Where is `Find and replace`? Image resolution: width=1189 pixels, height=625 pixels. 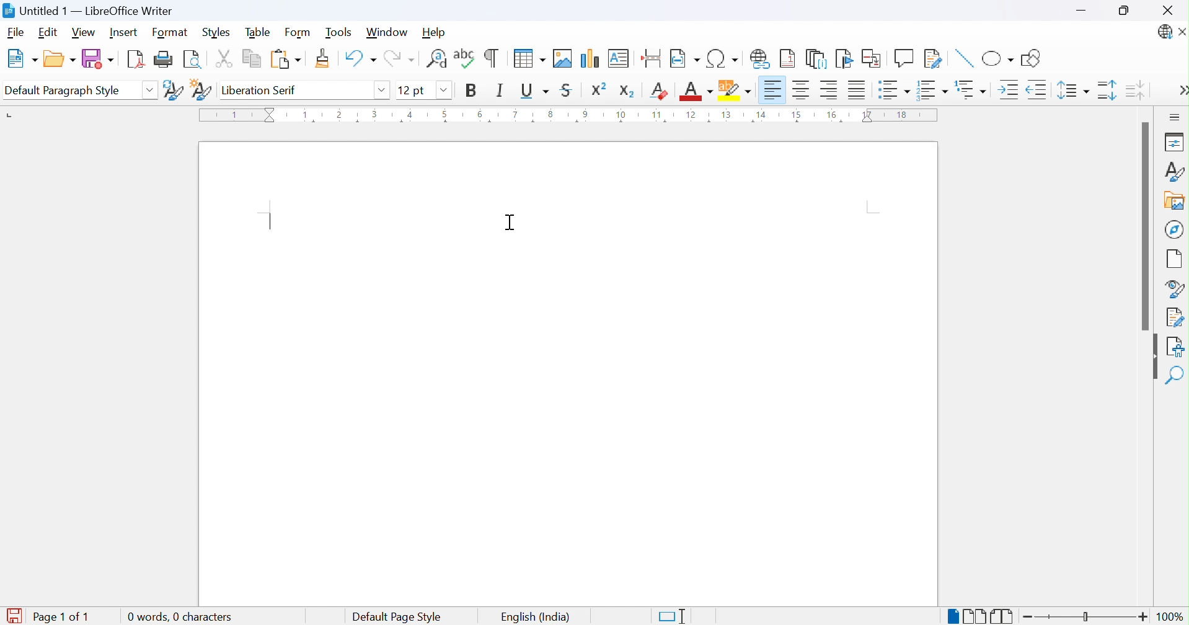
Find and replace is located at coordinates (437, 58).